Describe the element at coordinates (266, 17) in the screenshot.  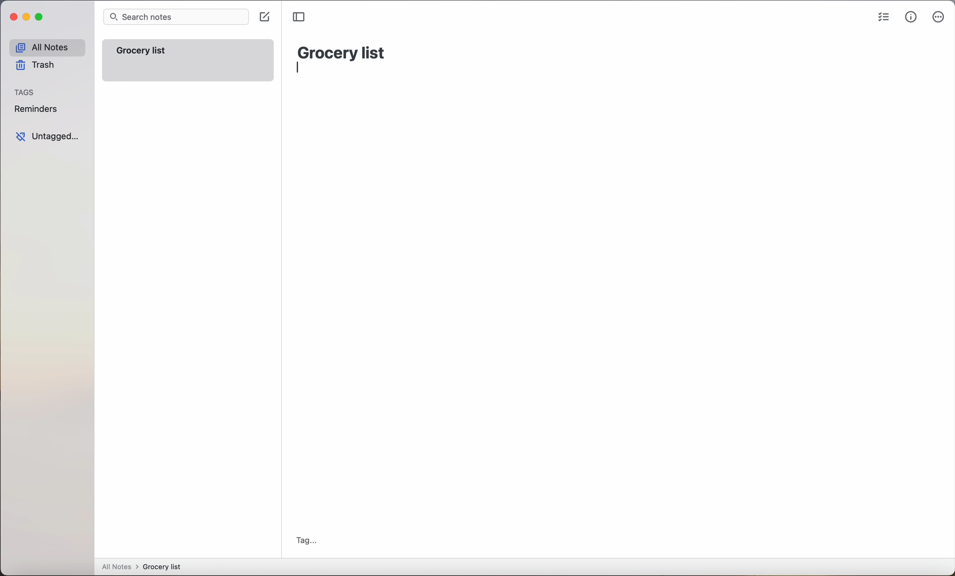
I see `click on create note` at that location.